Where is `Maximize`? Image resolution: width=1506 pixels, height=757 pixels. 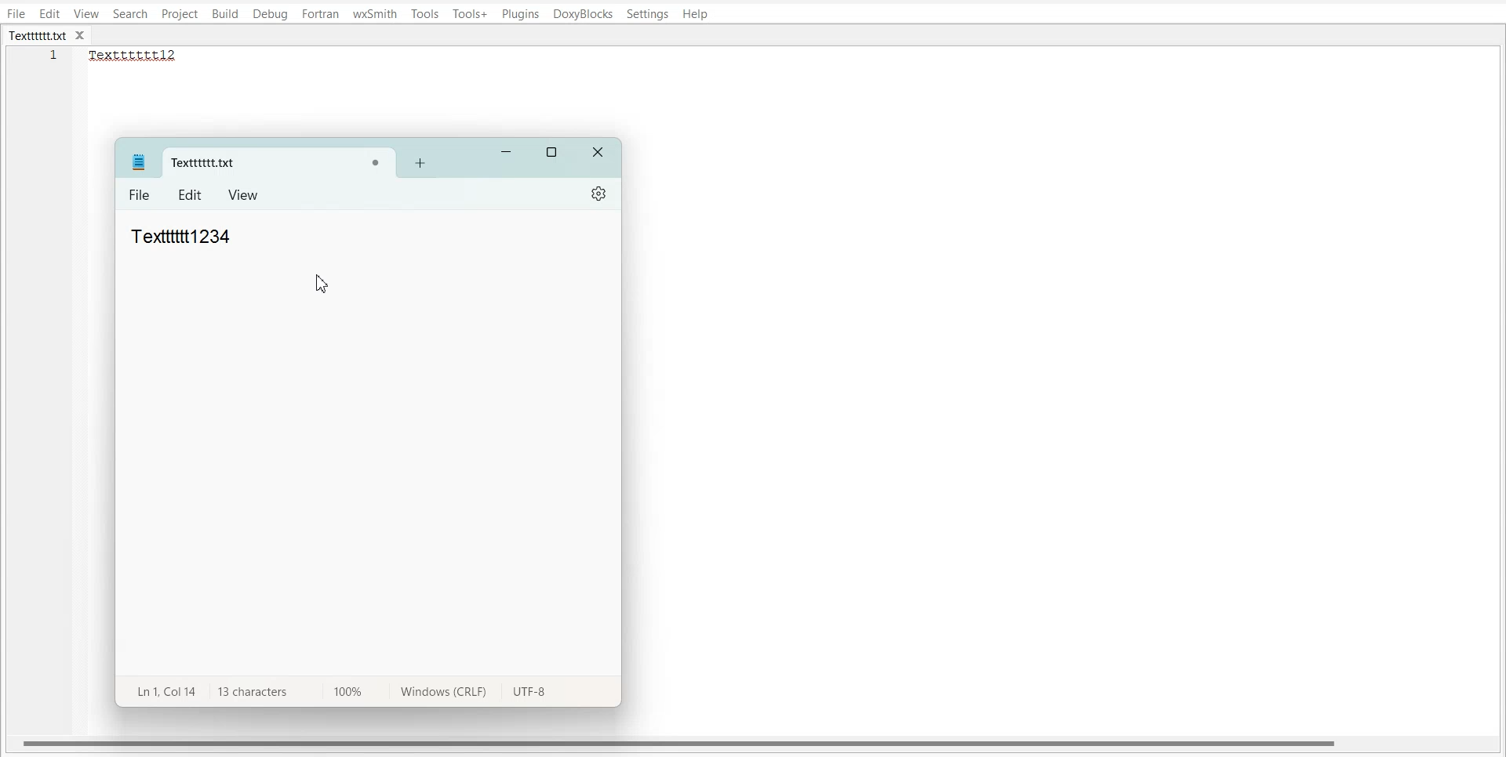
Maximize is located at coordinates (553, 153).